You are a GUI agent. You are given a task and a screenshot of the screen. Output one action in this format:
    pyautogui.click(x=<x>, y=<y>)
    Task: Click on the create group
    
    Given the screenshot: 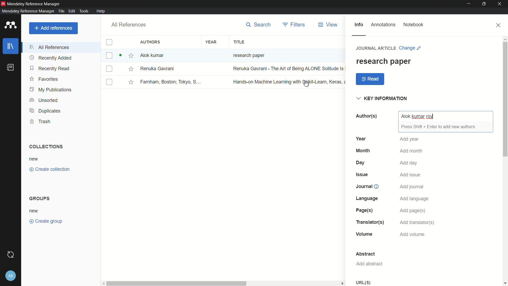 What is the action you would take?
    pyautogui.click(x=46, y=221)
    